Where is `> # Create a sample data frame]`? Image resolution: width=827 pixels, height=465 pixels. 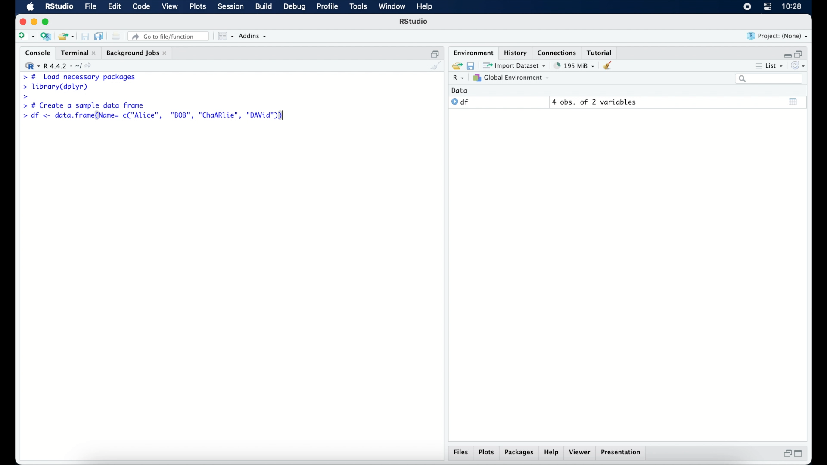 > # Create a sample data frame] is located at coordinates (85, 105).